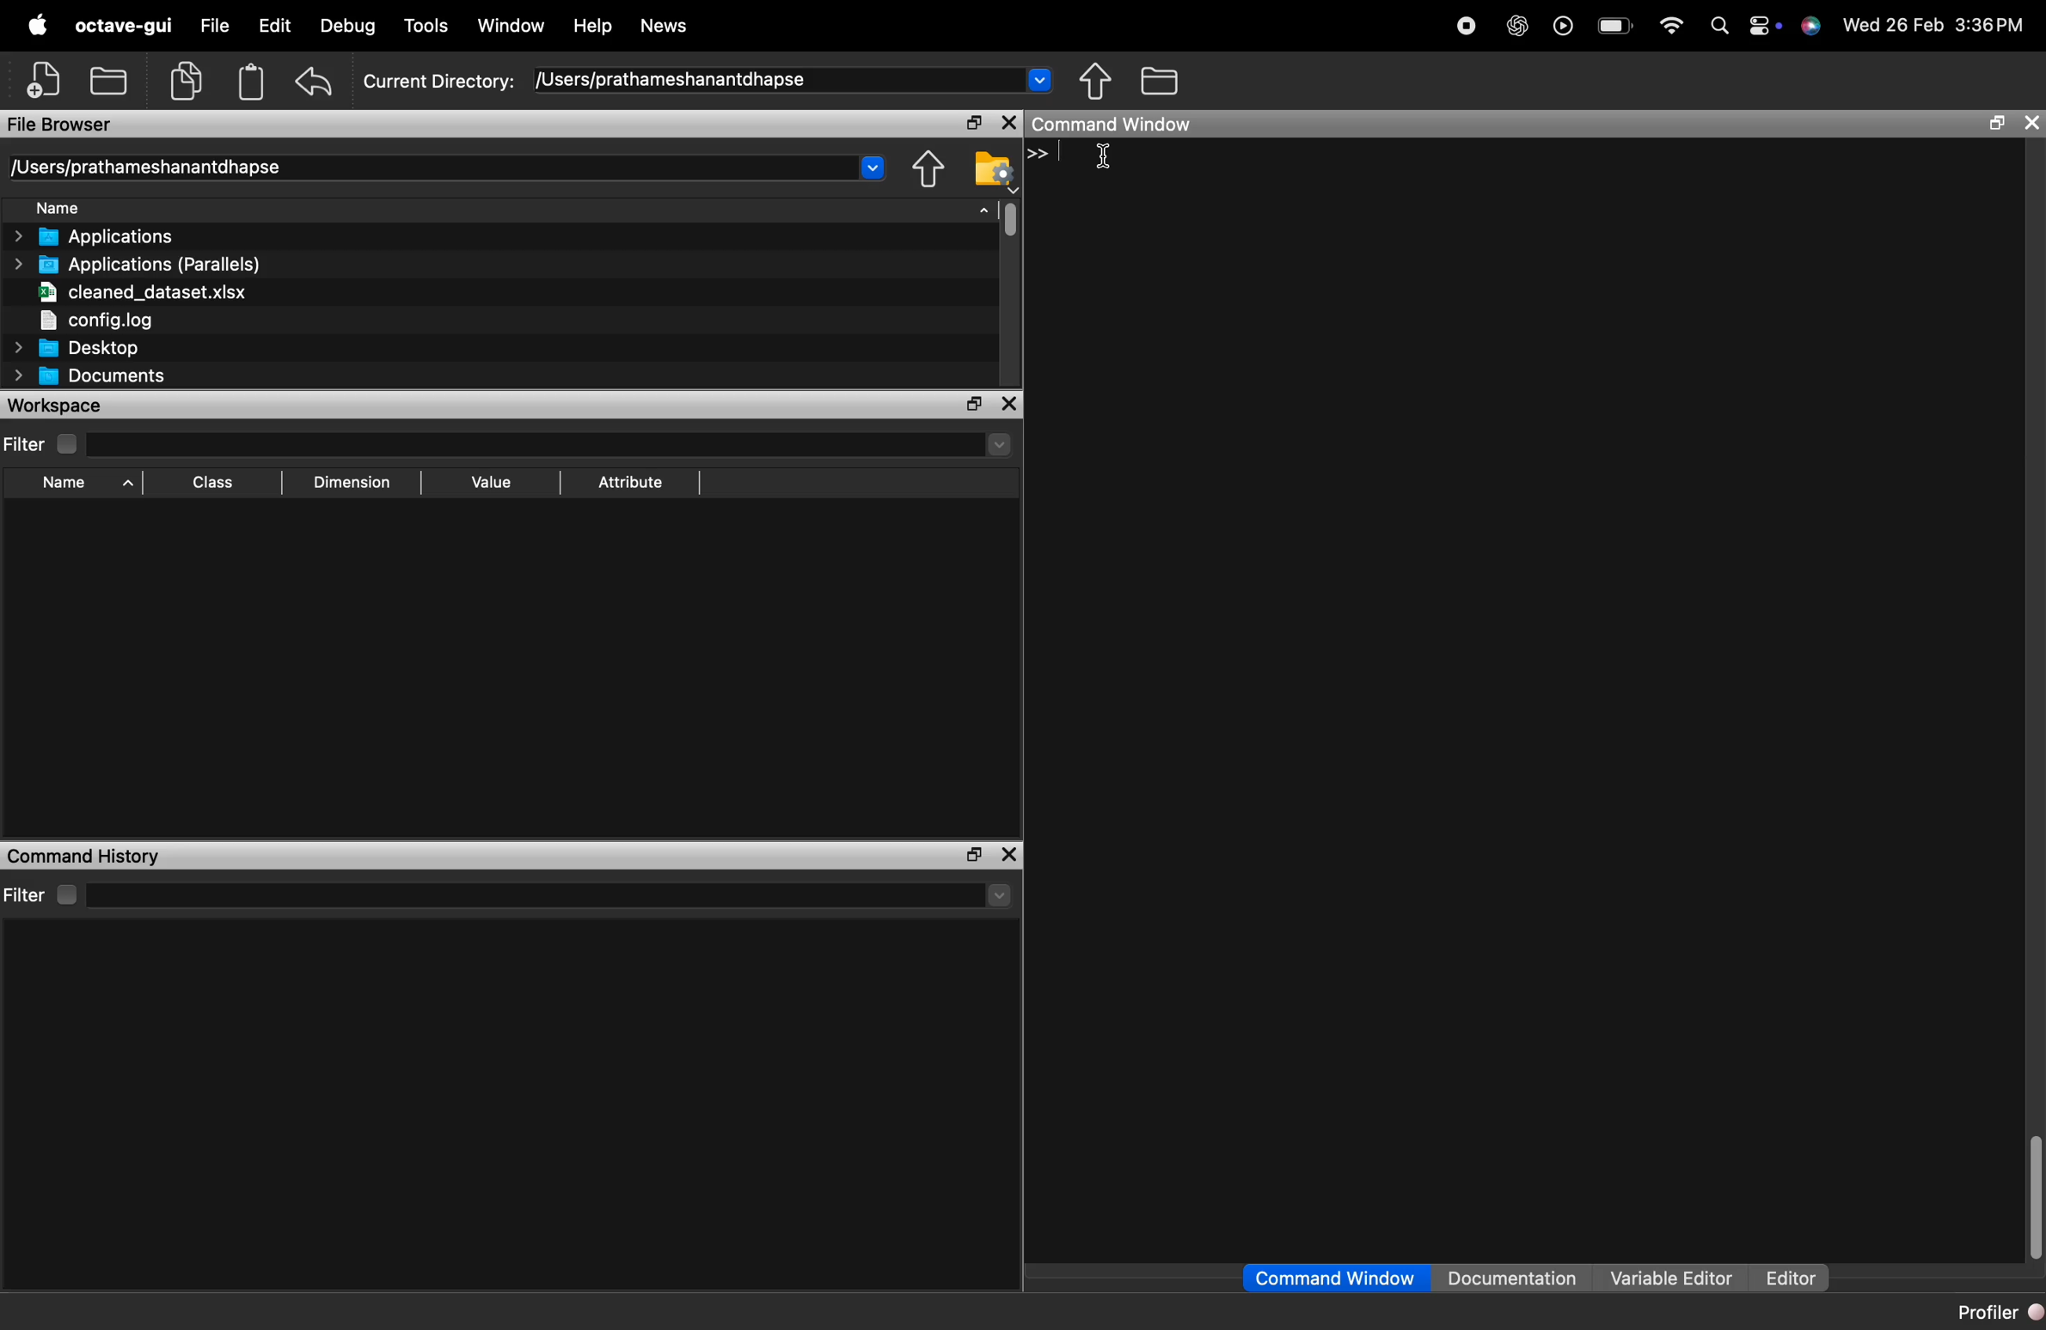 The image size is (2046, 1330). Describe the element at coordinates (253, 82) in the screenshot. I see `paste` at that location.